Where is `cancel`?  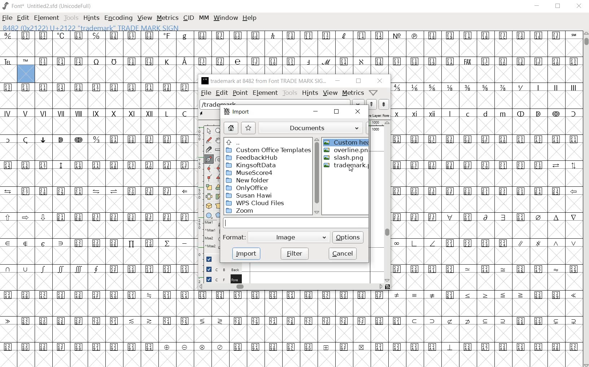 cancel is located at coordinates (344, 254).